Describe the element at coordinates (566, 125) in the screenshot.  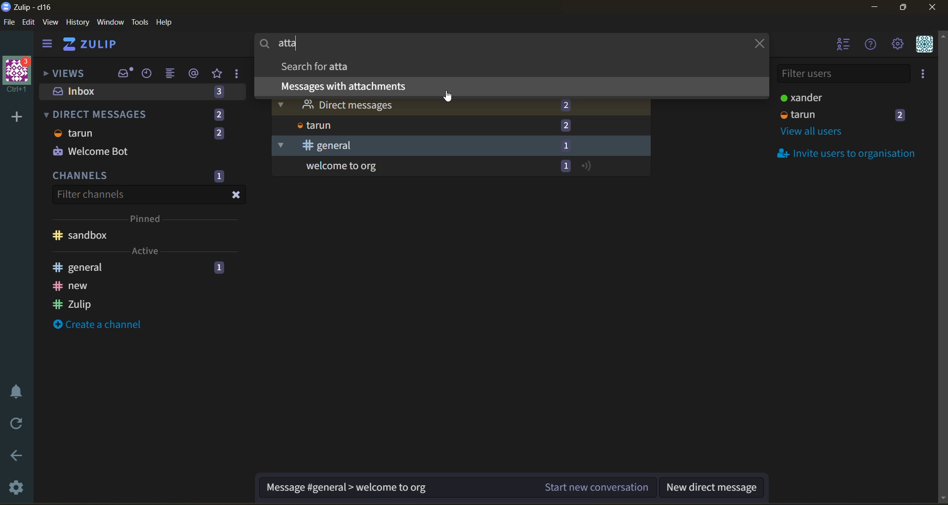
I see `2` at that location.